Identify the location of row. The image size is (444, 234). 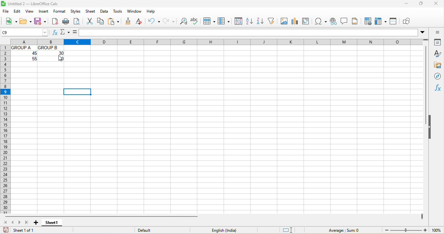
(210, 21).